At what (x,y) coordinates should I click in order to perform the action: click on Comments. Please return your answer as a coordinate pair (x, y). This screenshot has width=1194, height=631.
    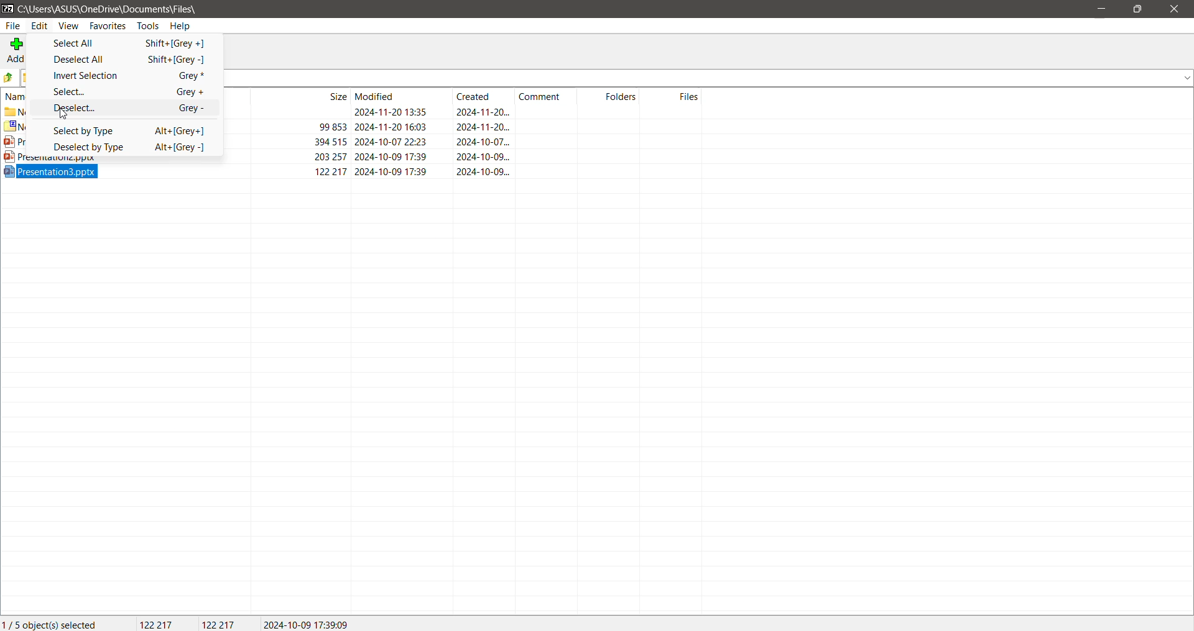
    Looking at the image, I should click on (546, 96).